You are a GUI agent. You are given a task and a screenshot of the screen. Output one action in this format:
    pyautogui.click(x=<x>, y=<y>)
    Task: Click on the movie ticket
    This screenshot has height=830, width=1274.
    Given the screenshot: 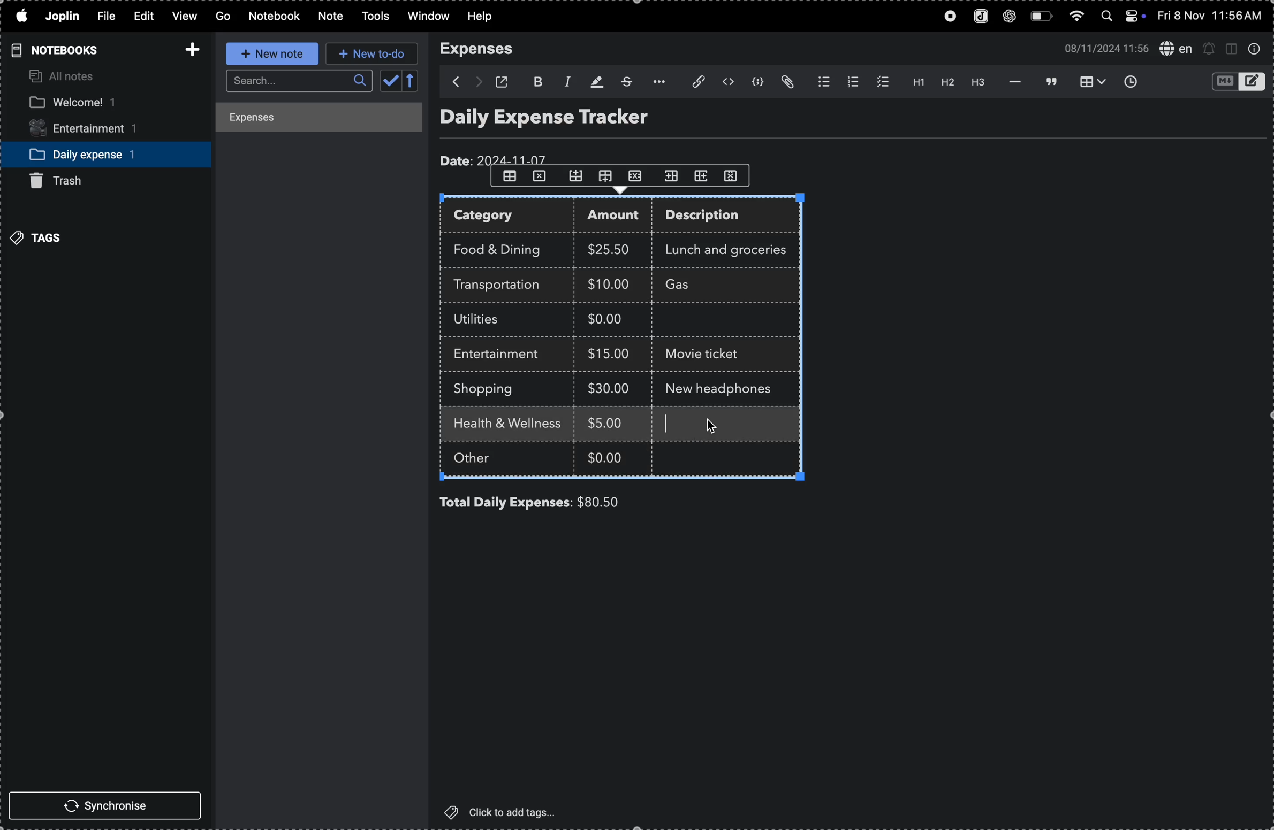 What is the action you would take?
    pyautogui.click(x=707, y=356)
    